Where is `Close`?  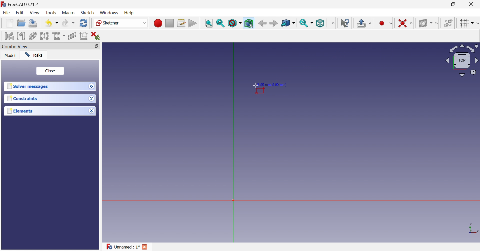 Close is located at coordinates (50, 71).